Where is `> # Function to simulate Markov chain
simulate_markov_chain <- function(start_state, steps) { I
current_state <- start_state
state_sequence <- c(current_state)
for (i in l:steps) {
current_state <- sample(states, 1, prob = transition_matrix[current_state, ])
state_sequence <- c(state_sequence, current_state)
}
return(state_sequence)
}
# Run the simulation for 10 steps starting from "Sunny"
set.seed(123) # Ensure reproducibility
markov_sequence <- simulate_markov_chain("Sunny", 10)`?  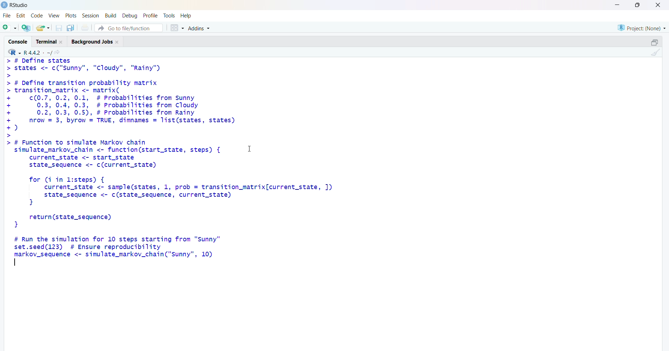
> # Function to simulate Markov chain
simulate_markov_chain <- function(start_state, steps) { I
current_state <- start_state
state_sequence <- c(current_state)
for (i in l:steps) {
current_state <- sample(states, 1, prob = transition_matrix[current_state, ])
state_sequence <- c(state_sequence, current_state)
}
return(state_sequence)
}
# Run the simulation for 10 steps starting from "Sunny"
set.seed(123) # Ensure reproducibility
markov_sequence <- simulate_markov_chain("Sunny", 10) is located at coordinates (187, 203).